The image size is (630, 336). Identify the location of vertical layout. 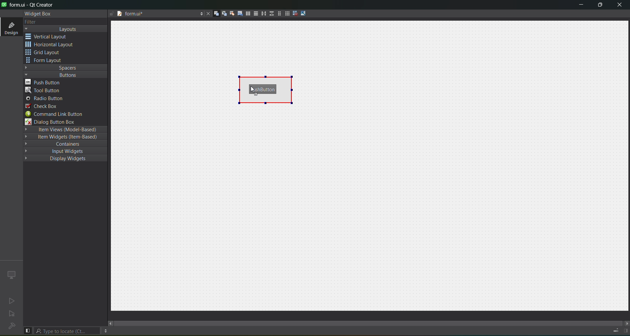
(255, 13).